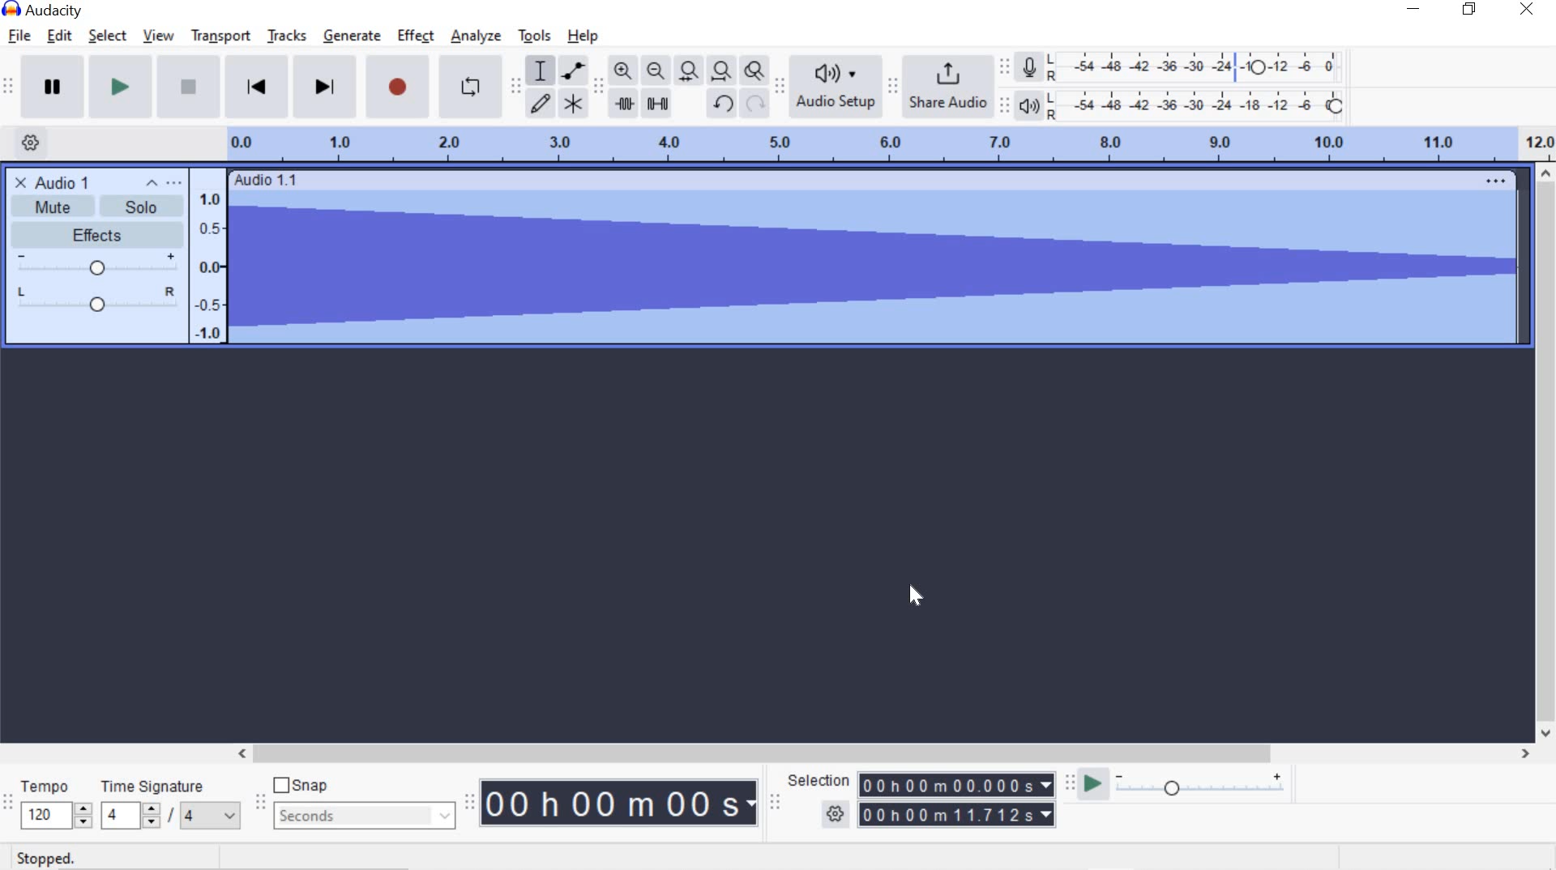  Describe the element at coordinates (1006, 108) in the screenshot. I see `Playback meter toolbar` at that location.